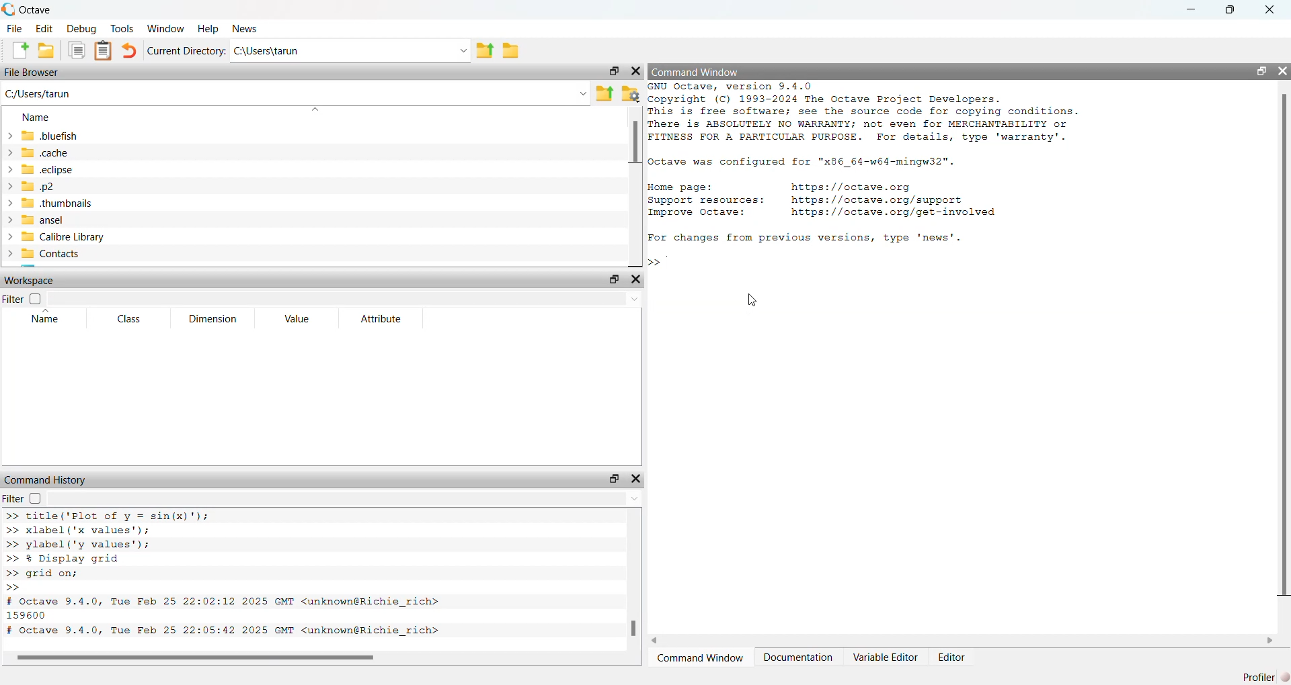  I want to click on Filter checkbox, so click(24, 298).